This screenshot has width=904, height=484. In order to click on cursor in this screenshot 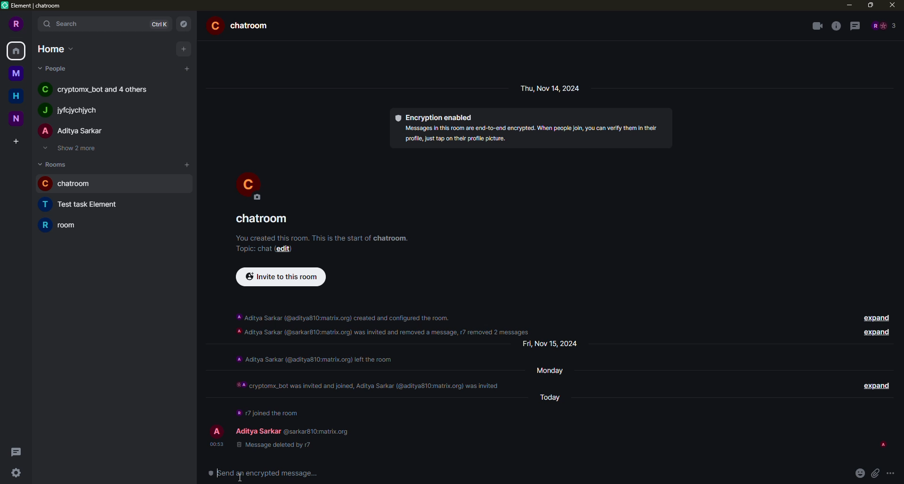, I will do `click(246, 472)`.